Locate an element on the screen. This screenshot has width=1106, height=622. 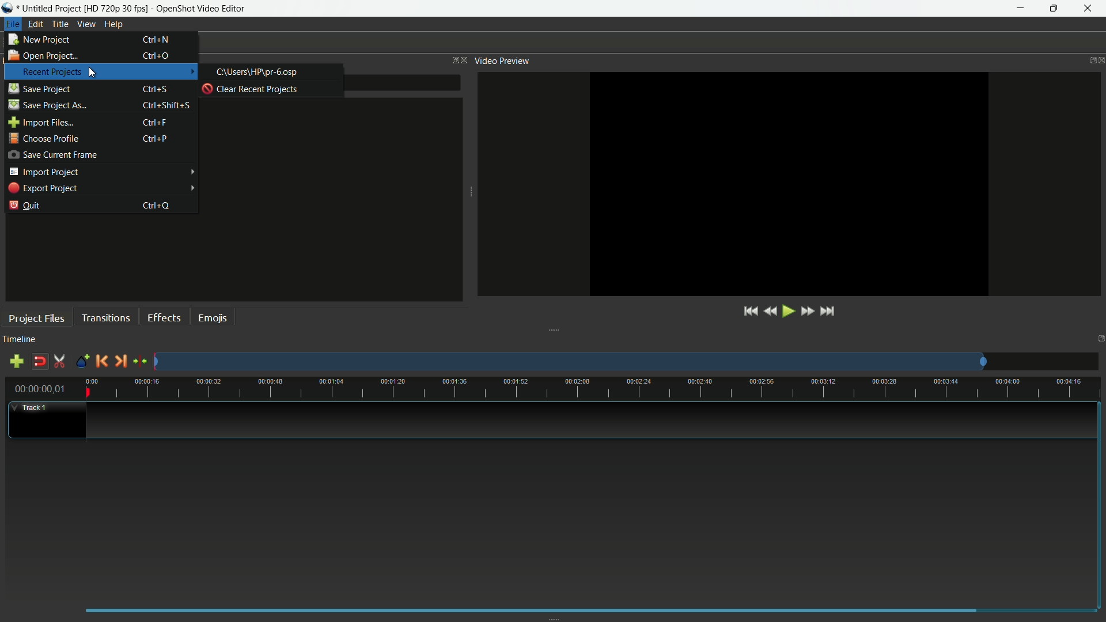
recent project is located at coordinates (258, 72).